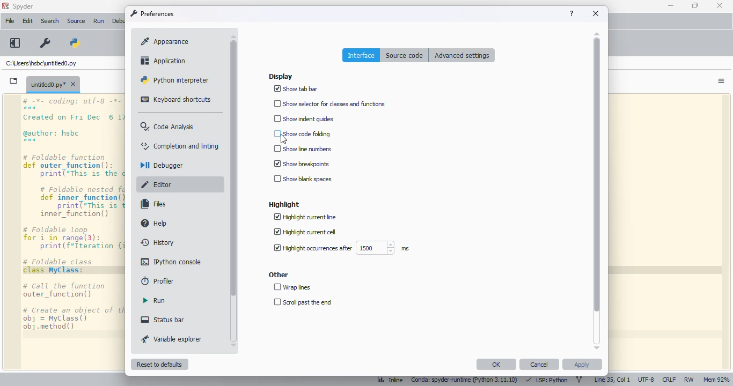  Describe the element at coordinates (74, 43) in the screenshot. I see `PYTHONPATH manager` at that location.